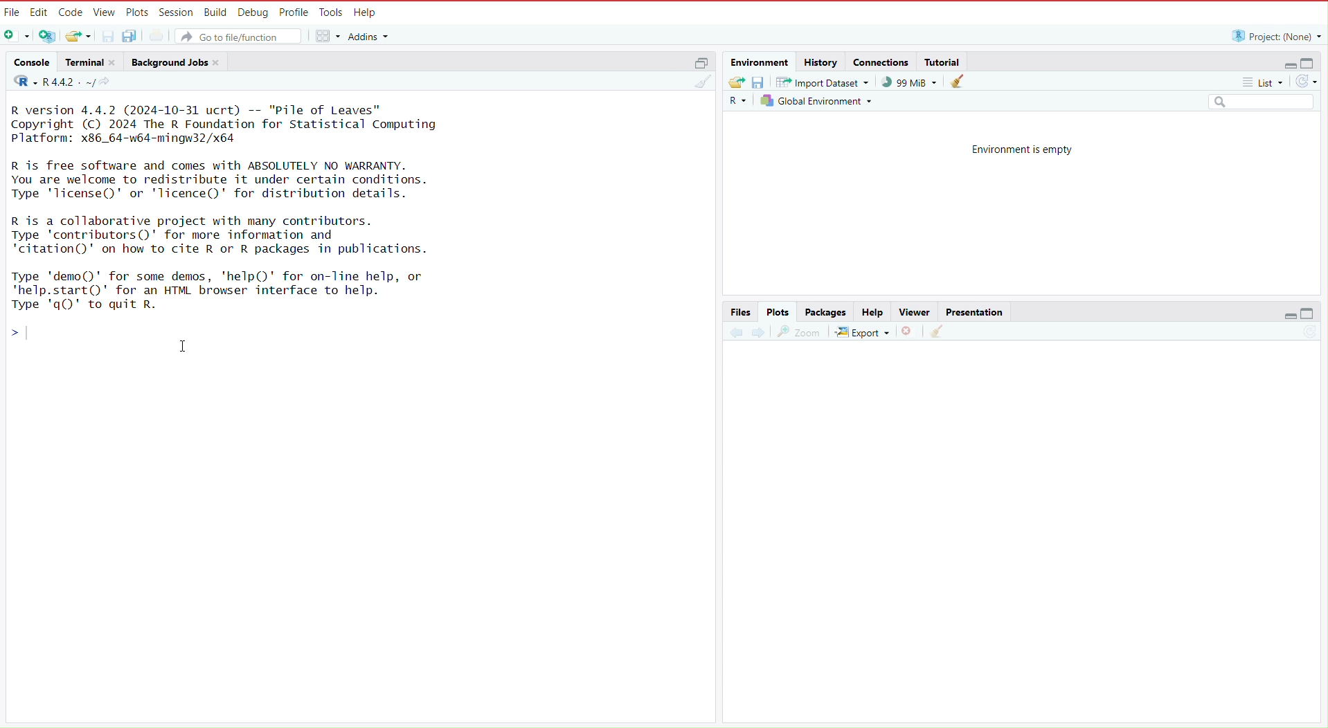 The image size is (1328, 728). What do you see at coordinates (1275, 36) in the screenshot?
I see `project: (None)` at bounding box center [1275, 36].